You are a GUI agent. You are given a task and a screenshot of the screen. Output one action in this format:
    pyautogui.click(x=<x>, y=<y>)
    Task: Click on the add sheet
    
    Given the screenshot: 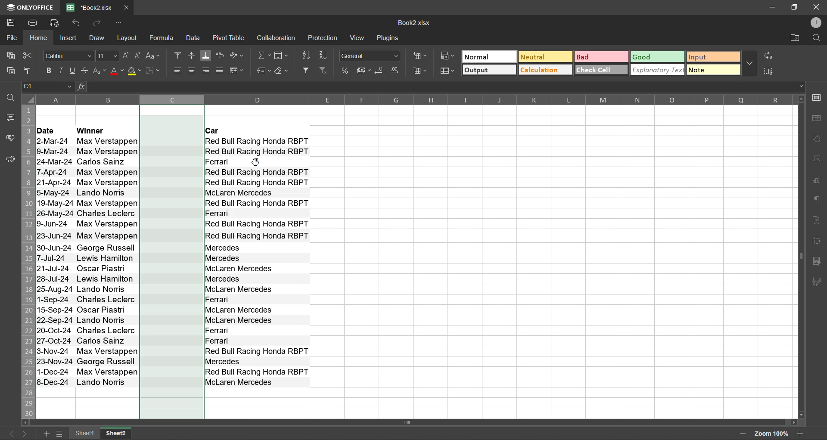 What is the action you would take?
    pyautogui.click(x=48, y=434)
    